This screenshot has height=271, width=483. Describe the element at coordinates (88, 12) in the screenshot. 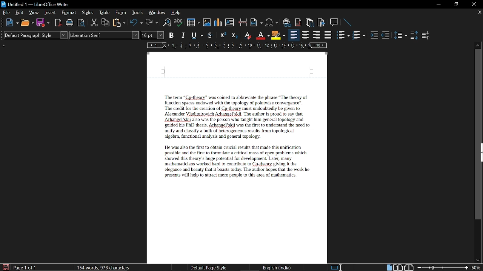

I see `Styles` at that location.